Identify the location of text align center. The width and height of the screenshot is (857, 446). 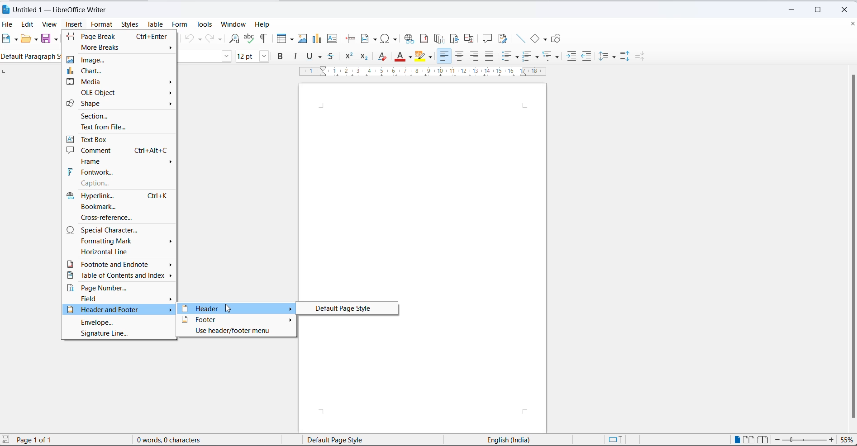
(458, 57).